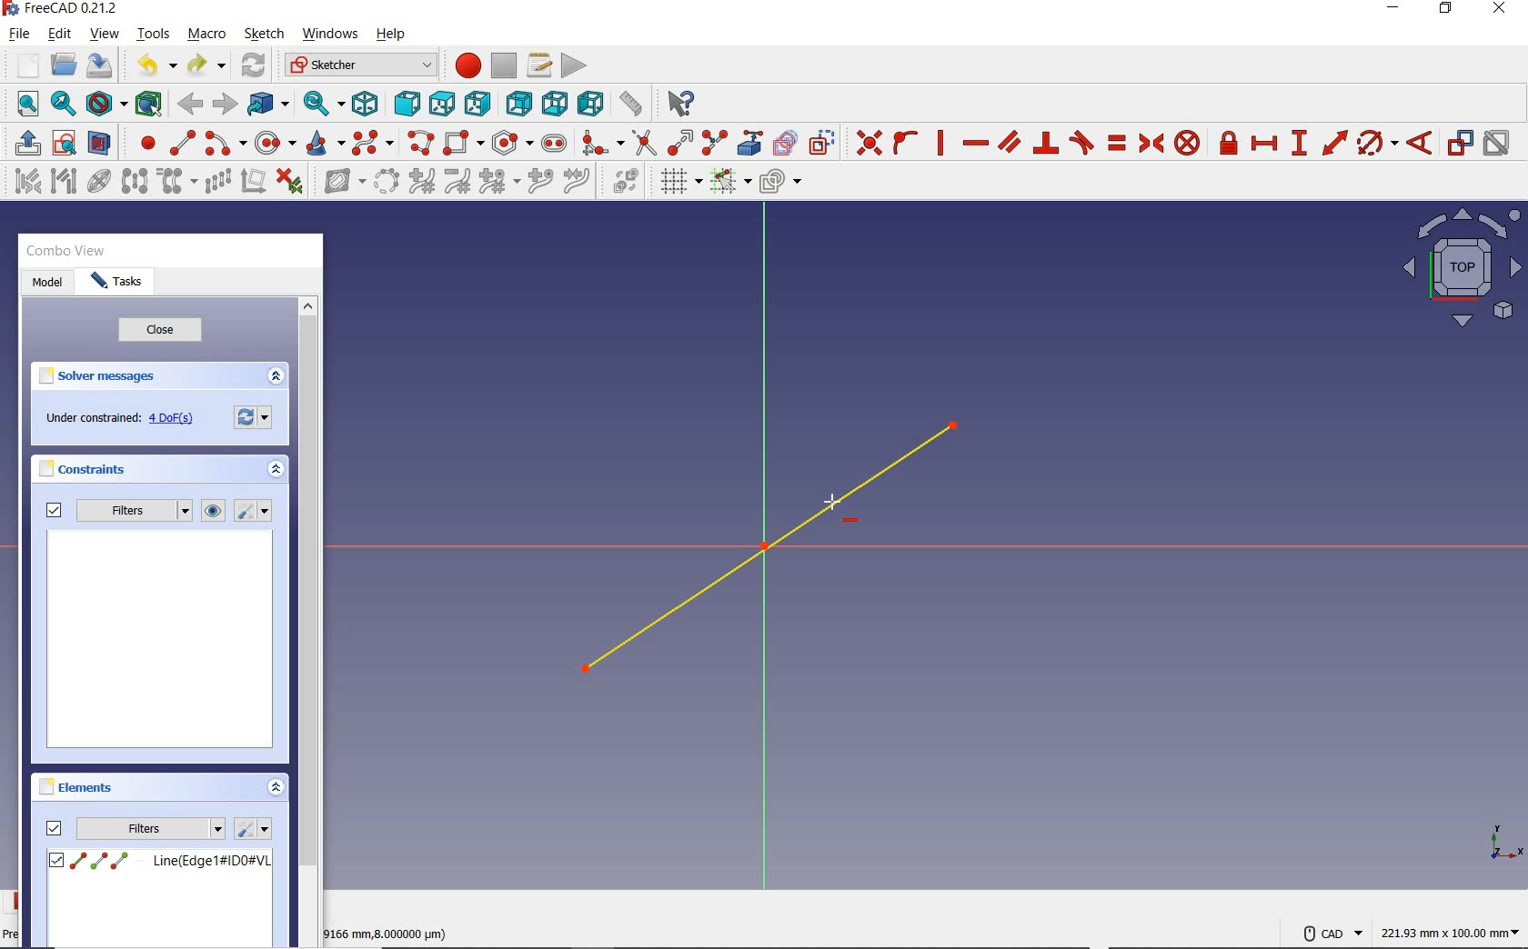 The height and width of the screenshot is (949, 1528). Describe the element at coordinates (157, 331) in the screenshot. I see `CLOSE` at that location.